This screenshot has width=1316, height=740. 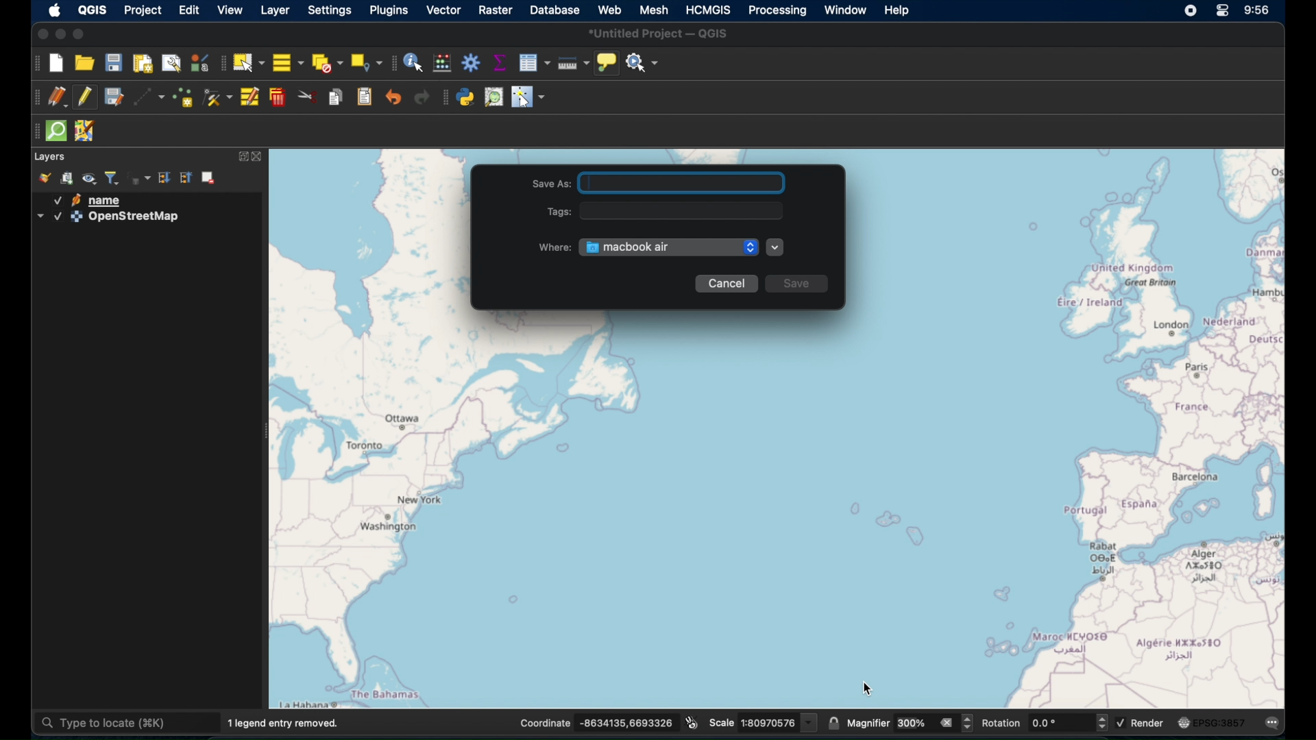 I want to click on Cancel, so click(x=727, y=284).